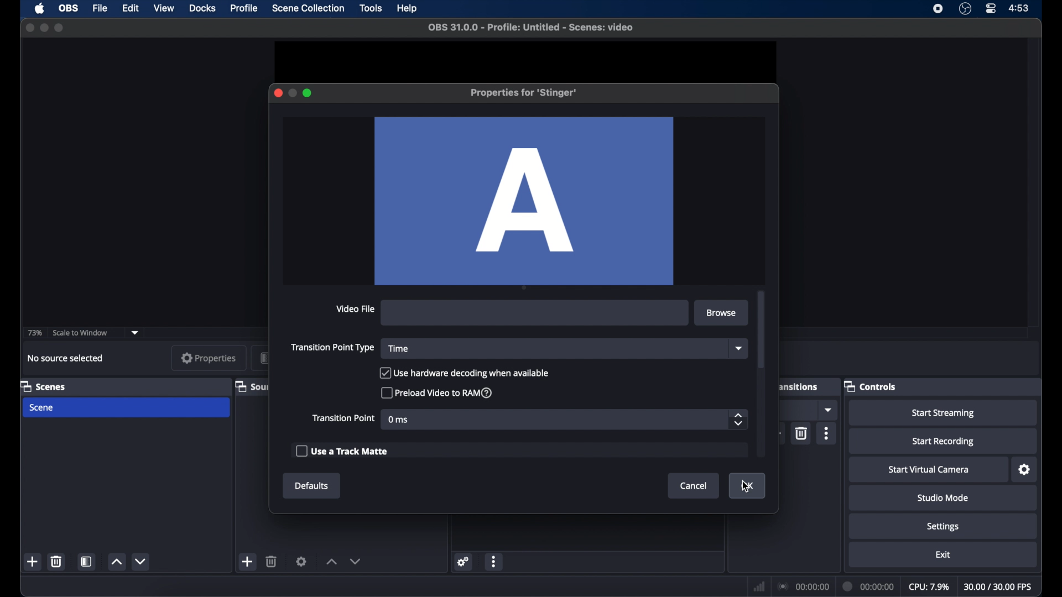 This screenshot has height=597, width=1062. I want to click on start virtual camera, so click(928, 470).